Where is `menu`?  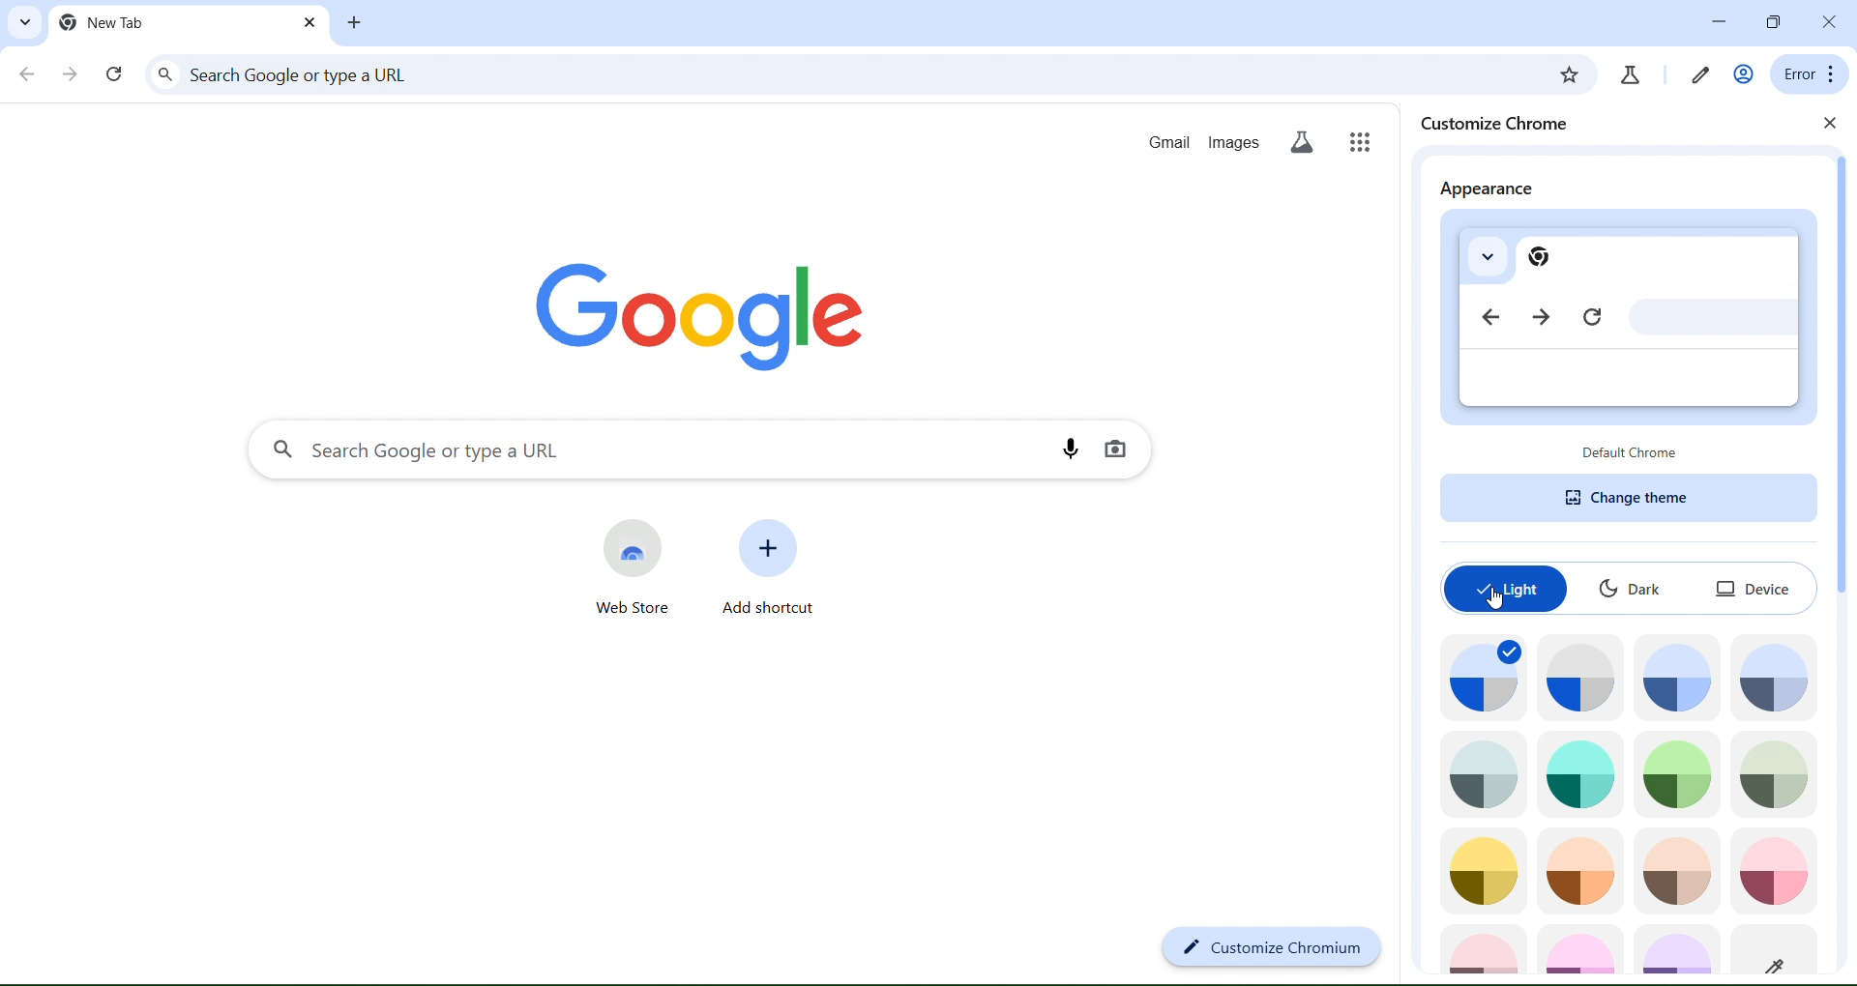
menu is located at coordinates (1805, 73).